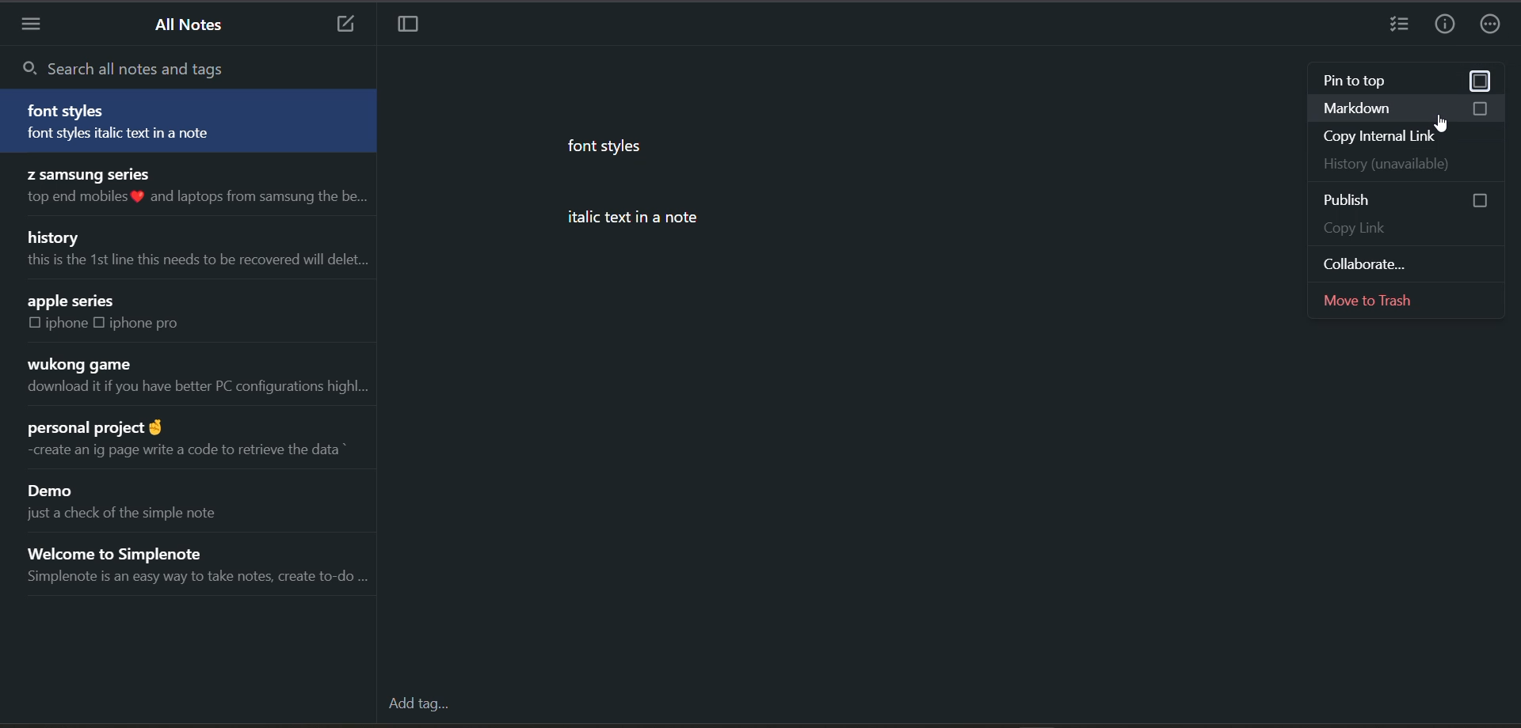 The width and height of the screenshot is (1521, 728). Describe the element at coordinates (418, 27) in the screenshot. I see `toggle focus mode` at that location.